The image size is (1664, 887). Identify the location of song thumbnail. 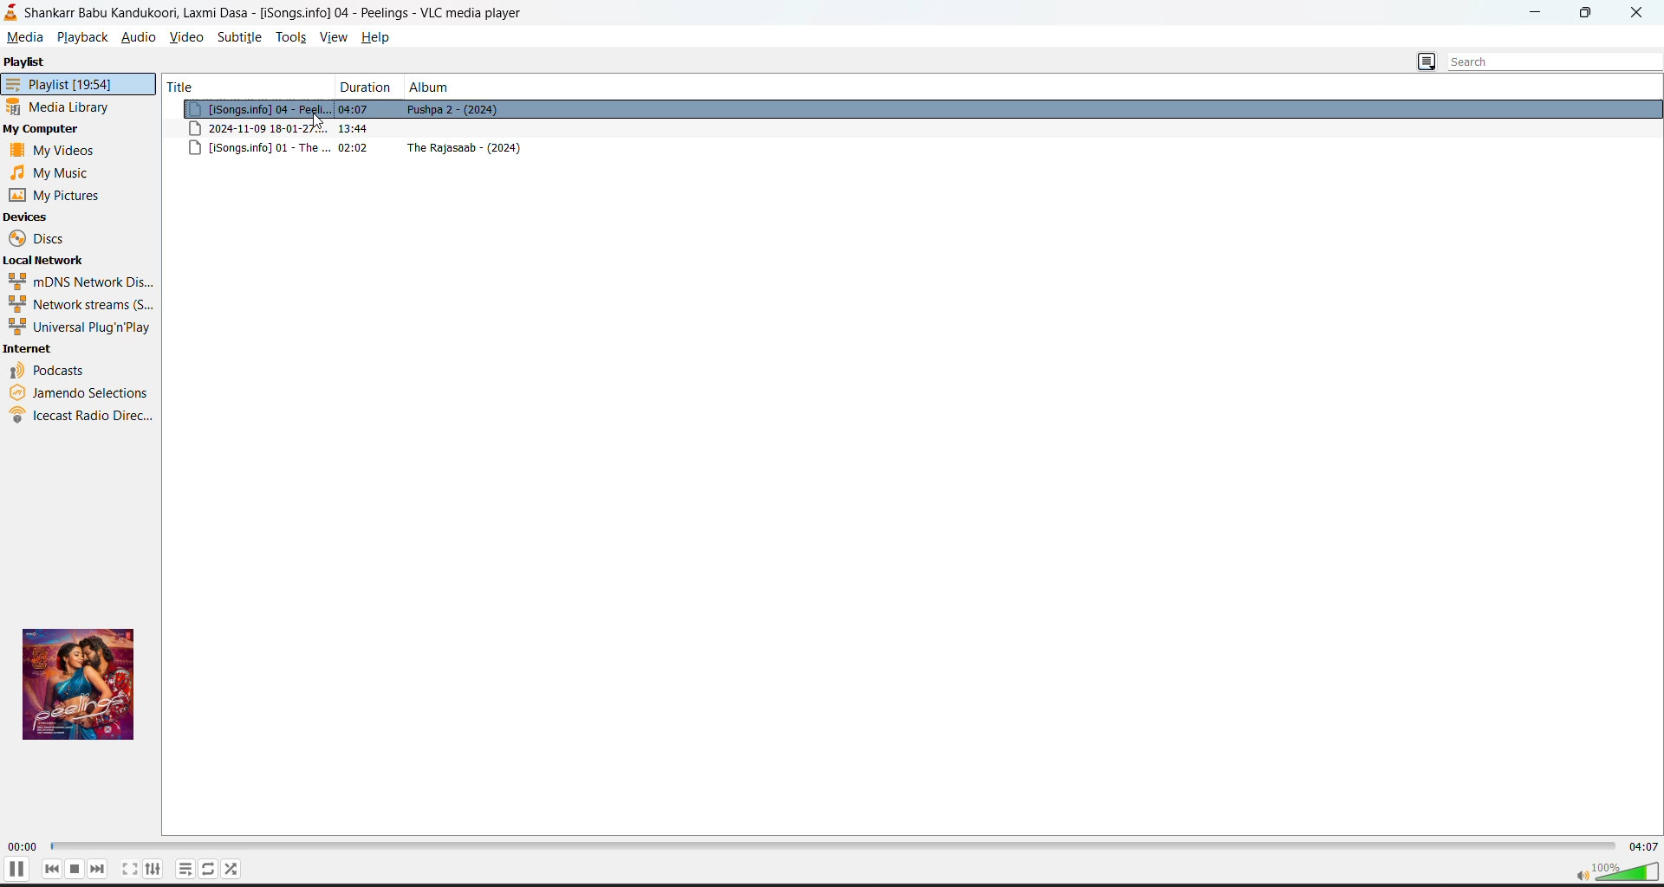
(78, 683).